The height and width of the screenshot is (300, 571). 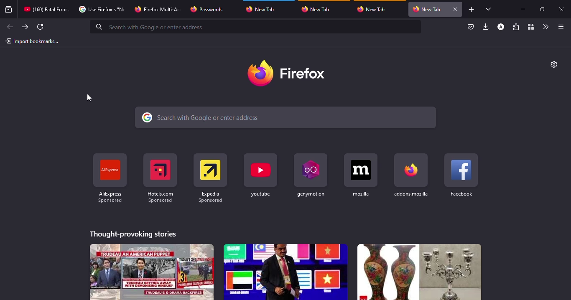 I want to click on refresh, so click(x=40, y=27).